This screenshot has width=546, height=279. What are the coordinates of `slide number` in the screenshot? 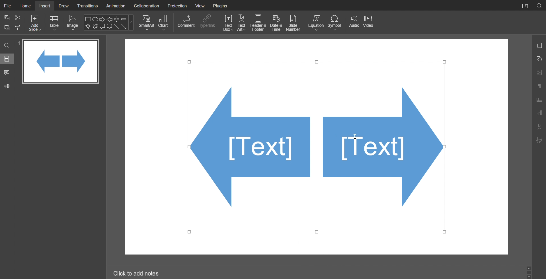 It's located at (18, 42).